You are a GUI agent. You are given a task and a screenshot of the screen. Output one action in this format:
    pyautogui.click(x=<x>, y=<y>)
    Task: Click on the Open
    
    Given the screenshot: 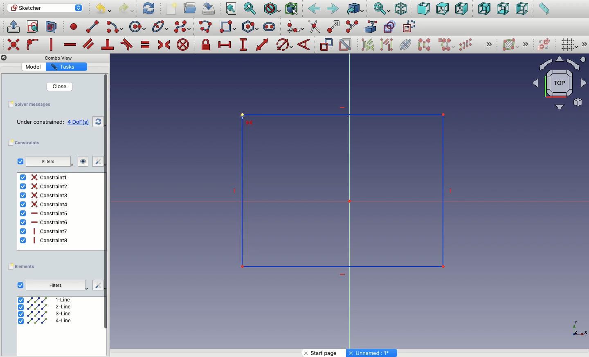 What is the action you would take?
    pyautogui.click(x=191, y=8)
    